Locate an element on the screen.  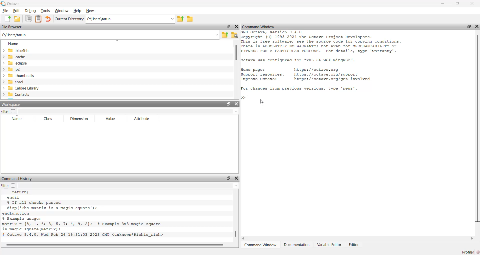
.cache is located at coordinates (13, 56).